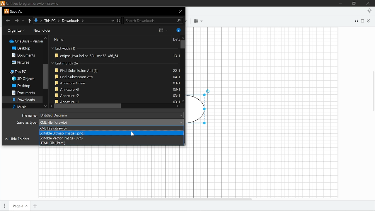  I want to click on New folder, so click(42, 30).